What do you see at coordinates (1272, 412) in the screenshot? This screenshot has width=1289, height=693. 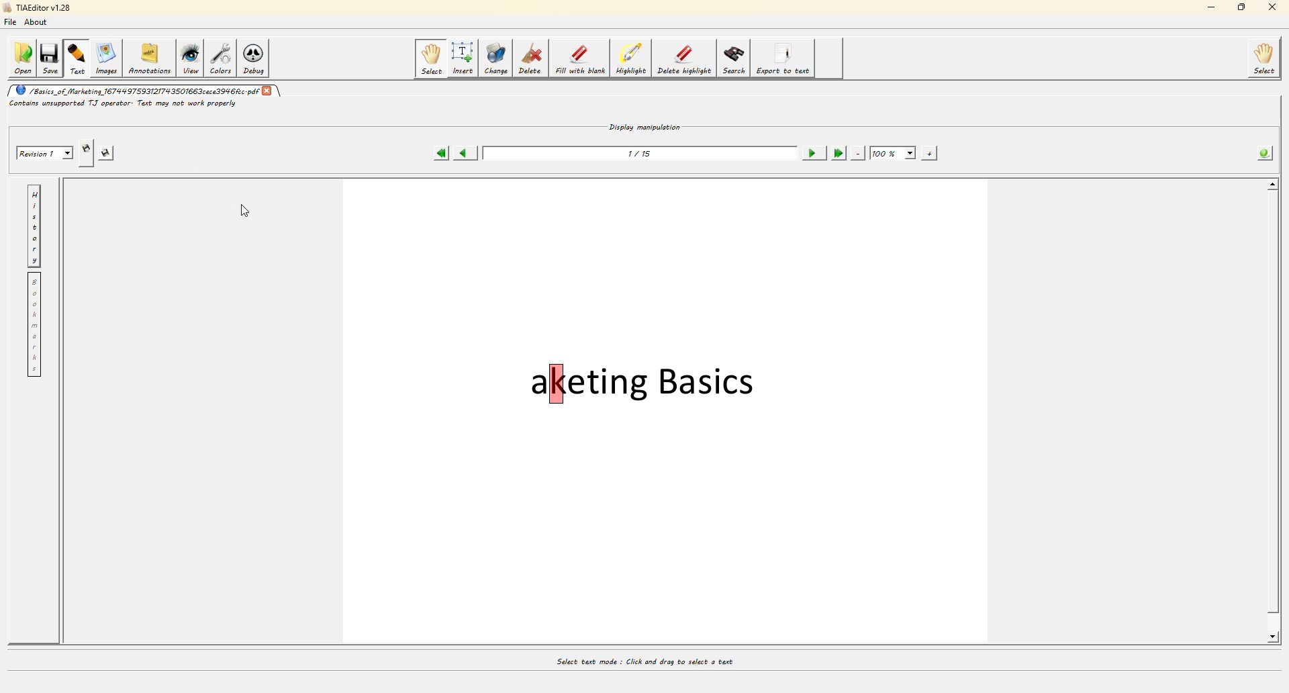 I see `scroll bar` at bounding box center [1272, 412].